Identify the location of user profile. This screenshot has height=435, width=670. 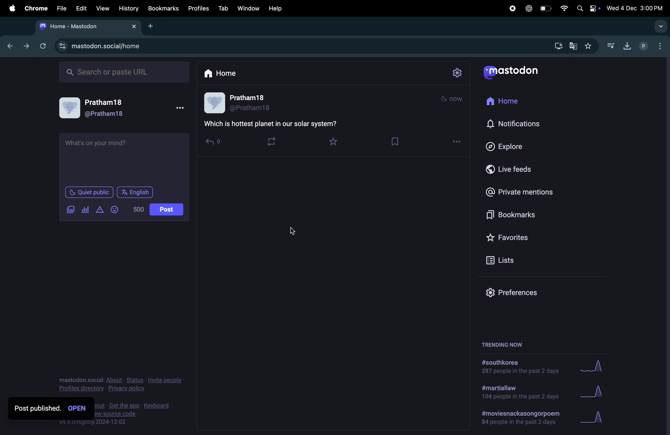
(245, 103).